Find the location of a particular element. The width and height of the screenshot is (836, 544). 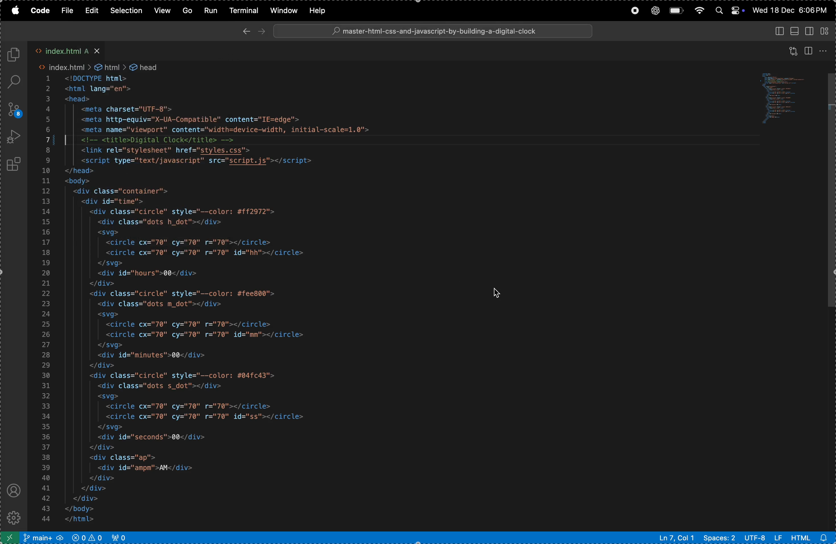

<> index.html A is located at coordinates (69, 50).